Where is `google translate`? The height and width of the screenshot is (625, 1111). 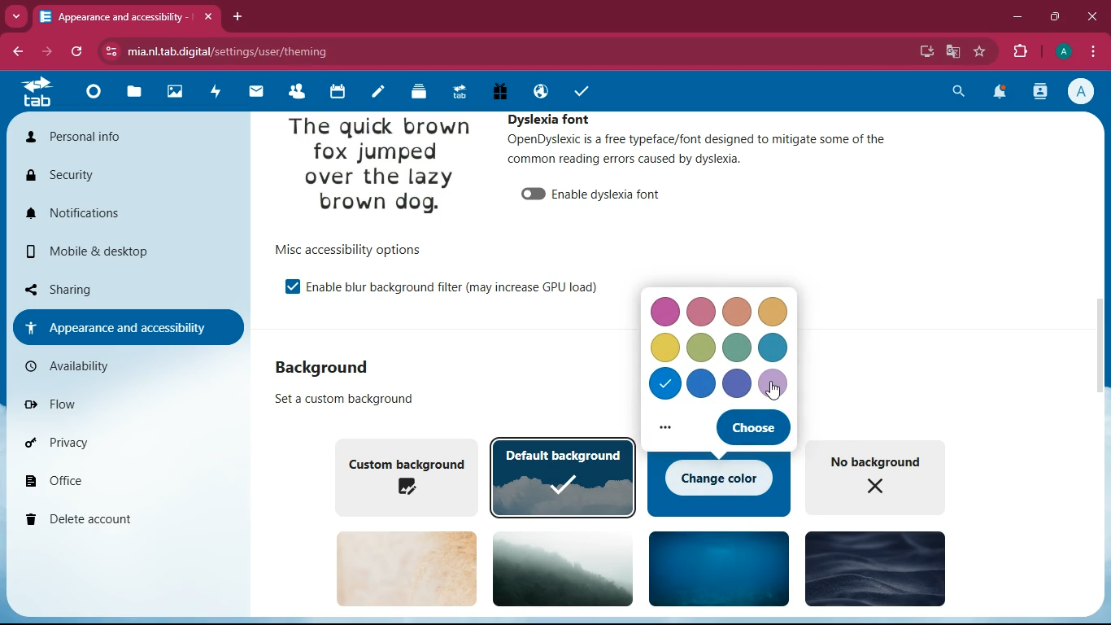 google translate is located at coordinates (952, 50).